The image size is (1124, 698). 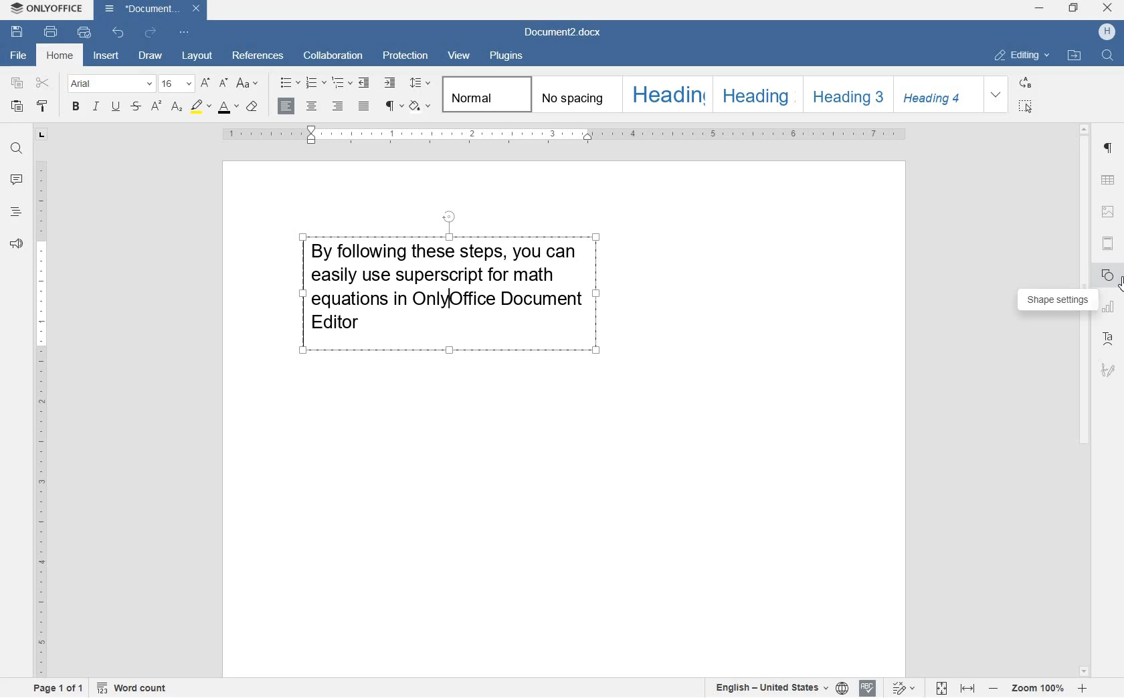 What do you see at coordinates (666, 94) in the screenshot?
I see `HEADING 1` at bounding box center [666, 94].